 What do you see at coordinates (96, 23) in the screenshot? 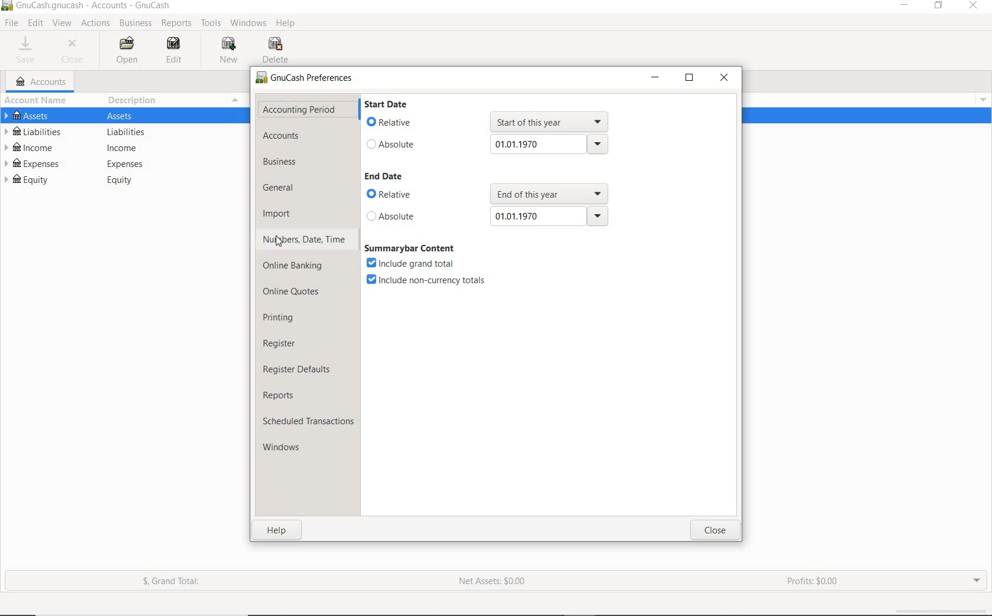
I see `ACTIONS` at bounding box center [96, 23].